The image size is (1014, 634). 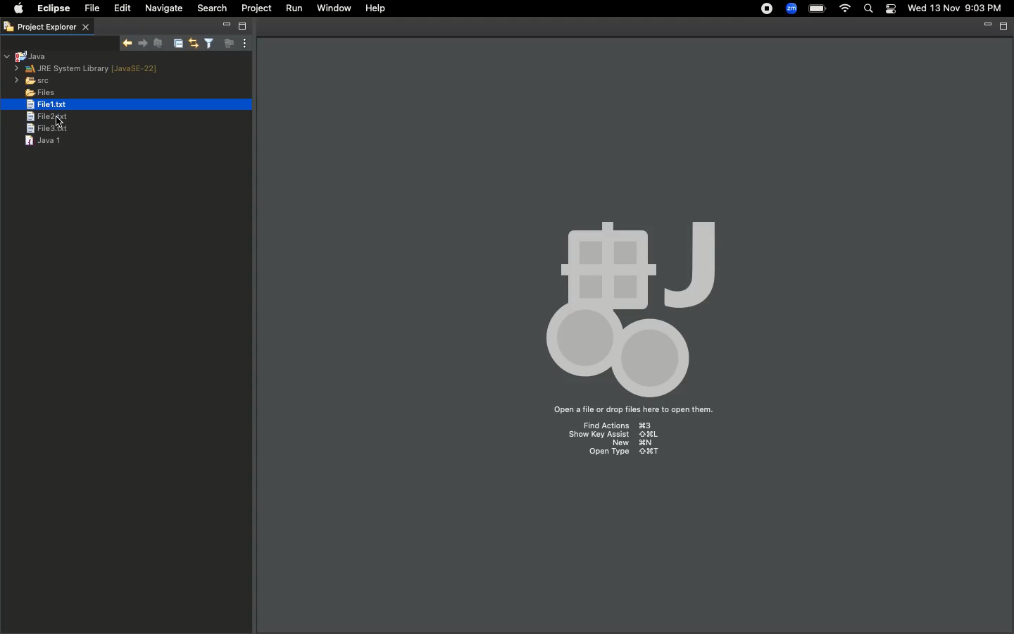 What do you see at coordinates (816, 8) in the screenshot?
I see `Charge` at bounding box center [816, 8].